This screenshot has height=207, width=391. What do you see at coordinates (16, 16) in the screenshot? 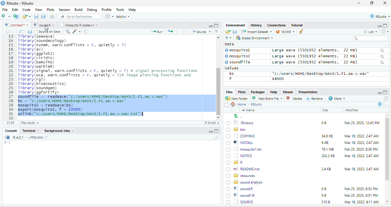
I see `new project` at bounding box center [16, 16].